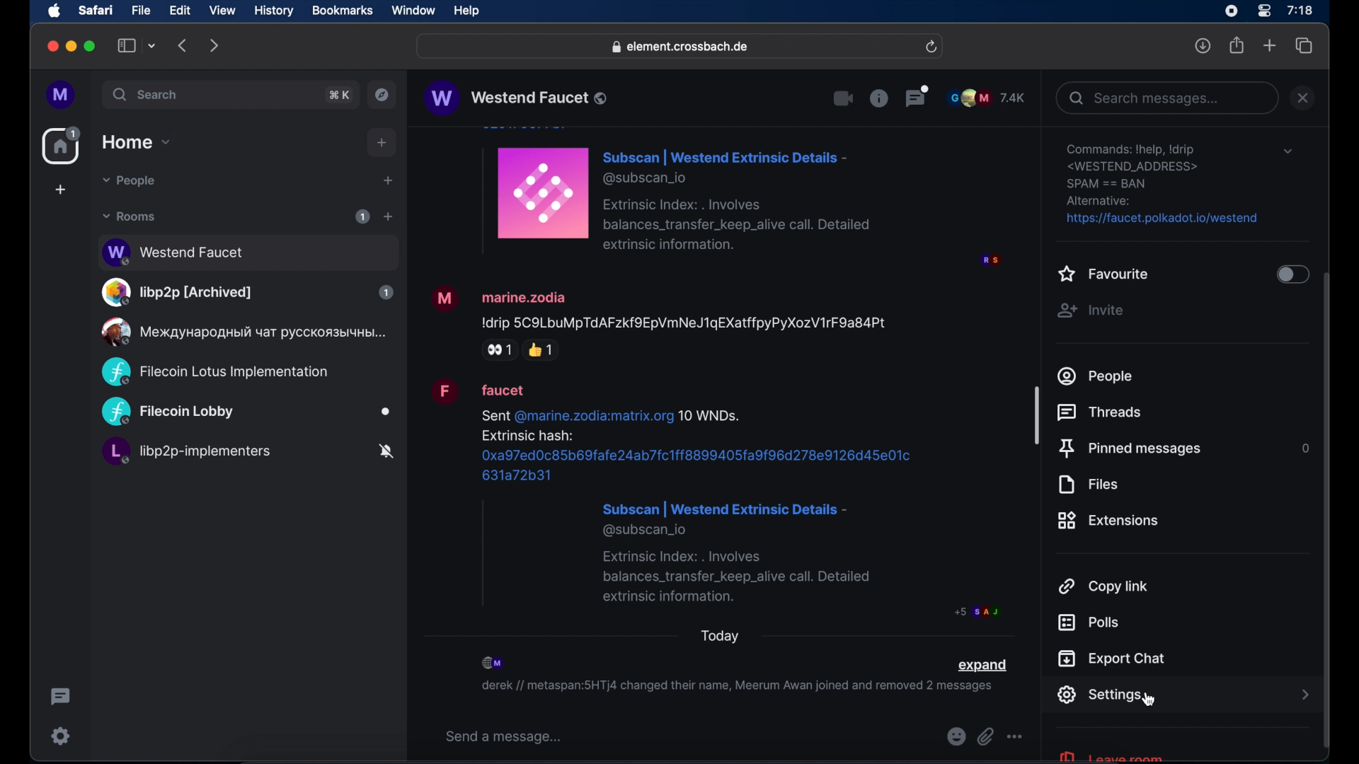 The image size is (1359, 764). I want to click on copy link, so click(1104, 585).